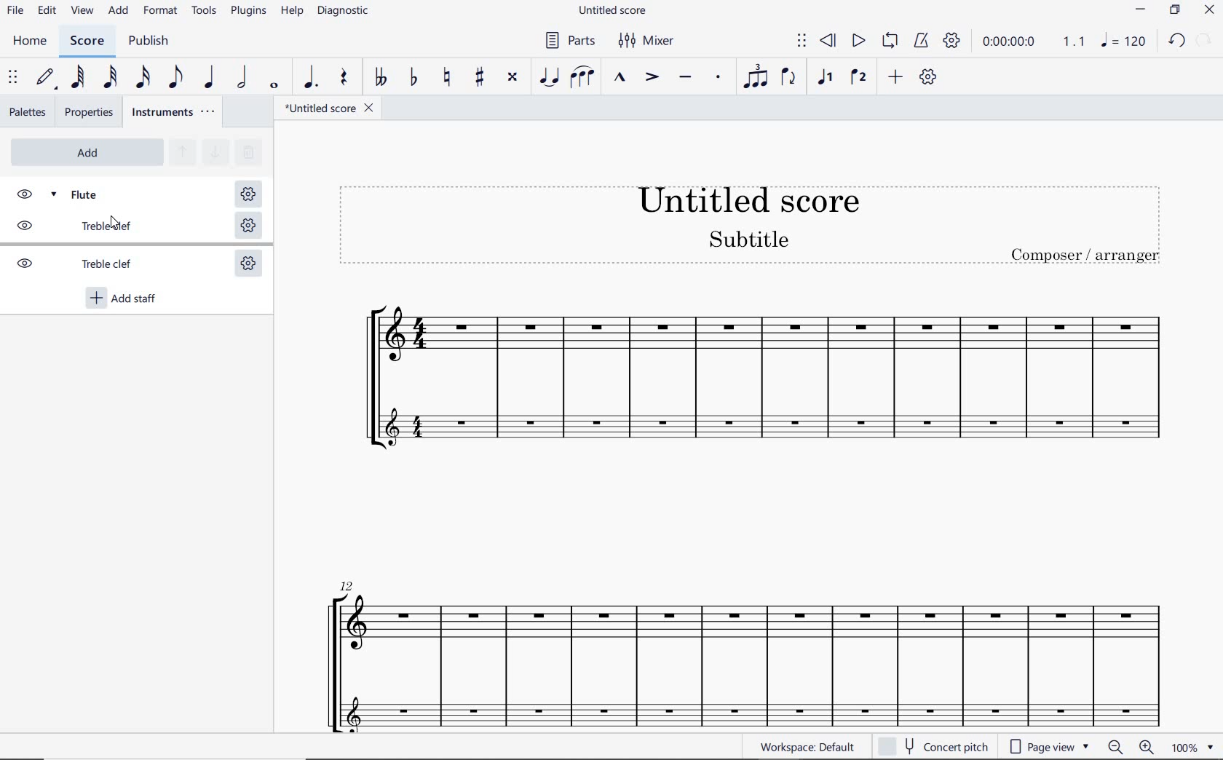  What do you see at coordinates (1032, 41) in the screenshot?
I see `PLAY TIME` at bounding box center [1032, 41].